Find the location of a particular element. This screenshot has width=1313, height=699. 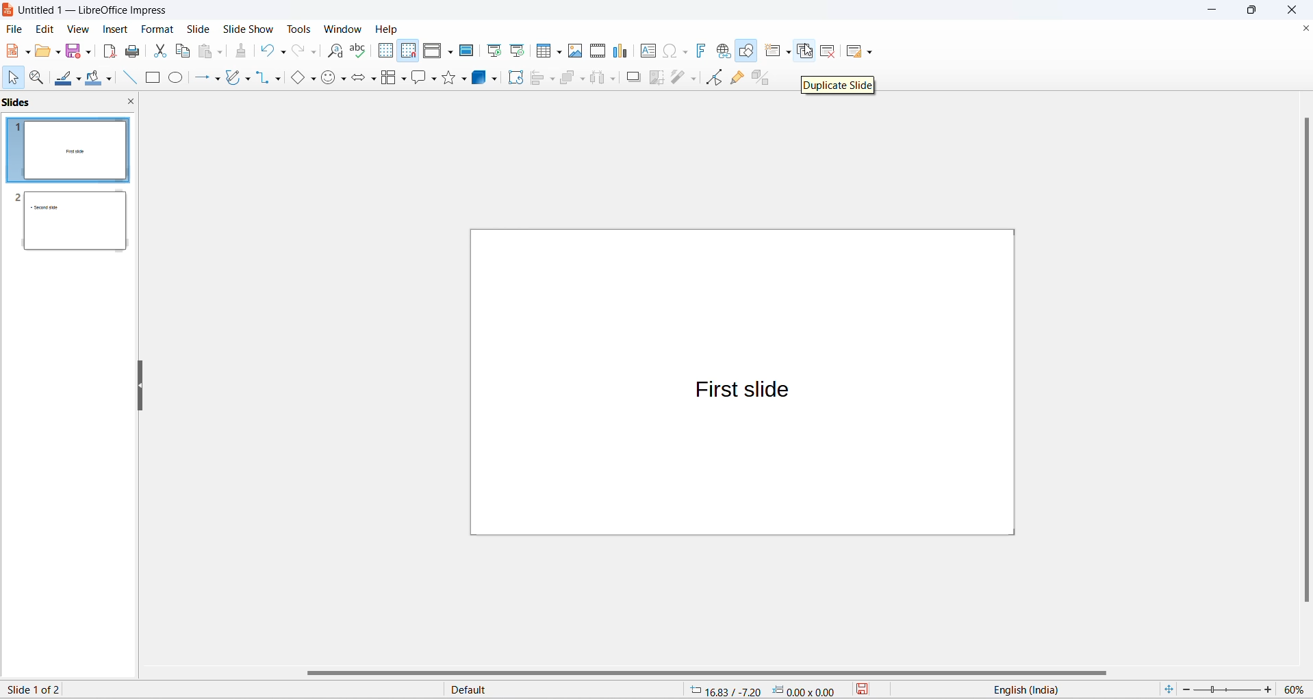

save is located at coordinates (861, 691).